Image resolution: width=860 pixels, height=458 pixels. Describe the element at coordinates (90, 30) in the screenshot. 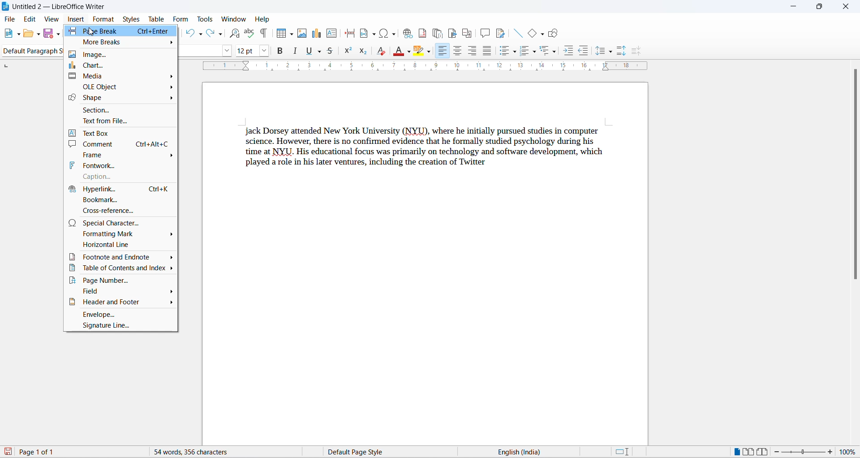

I see `cursor` at that location.